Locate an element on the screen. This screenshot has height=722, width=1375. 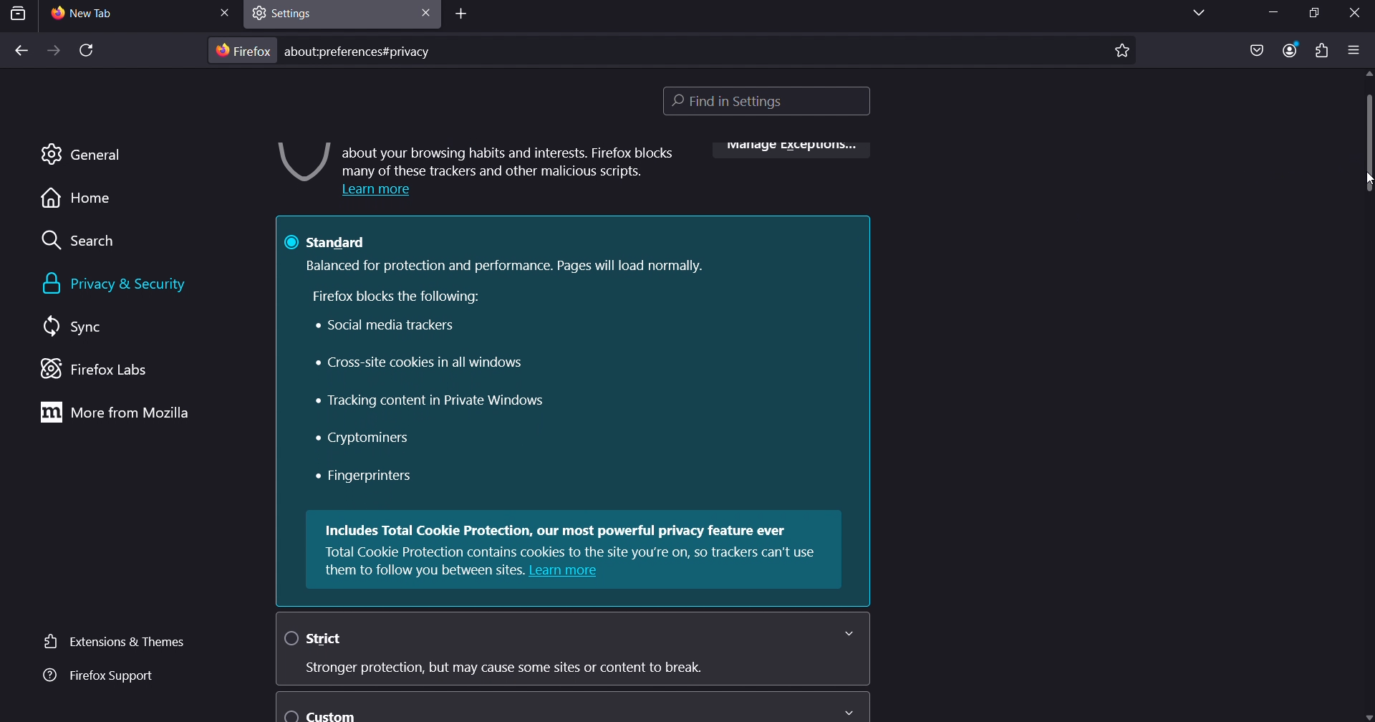
current tab is located at coordinates (100, 14).